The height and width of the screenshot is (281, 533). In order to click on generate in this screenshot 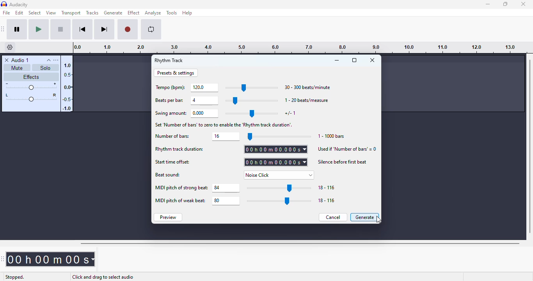, I will do `click(365, 217)`.